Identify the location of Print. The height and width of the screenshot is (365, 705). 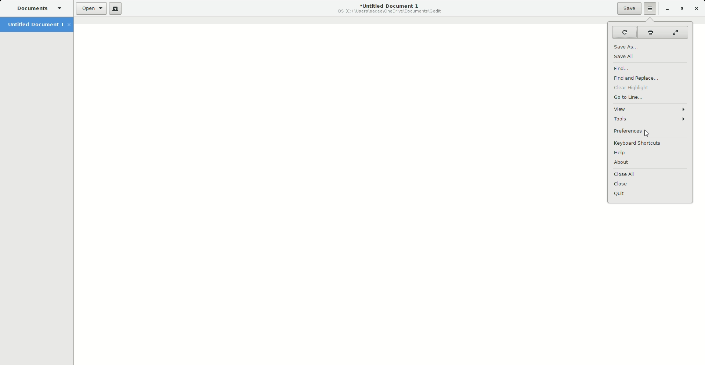
(649, 32).